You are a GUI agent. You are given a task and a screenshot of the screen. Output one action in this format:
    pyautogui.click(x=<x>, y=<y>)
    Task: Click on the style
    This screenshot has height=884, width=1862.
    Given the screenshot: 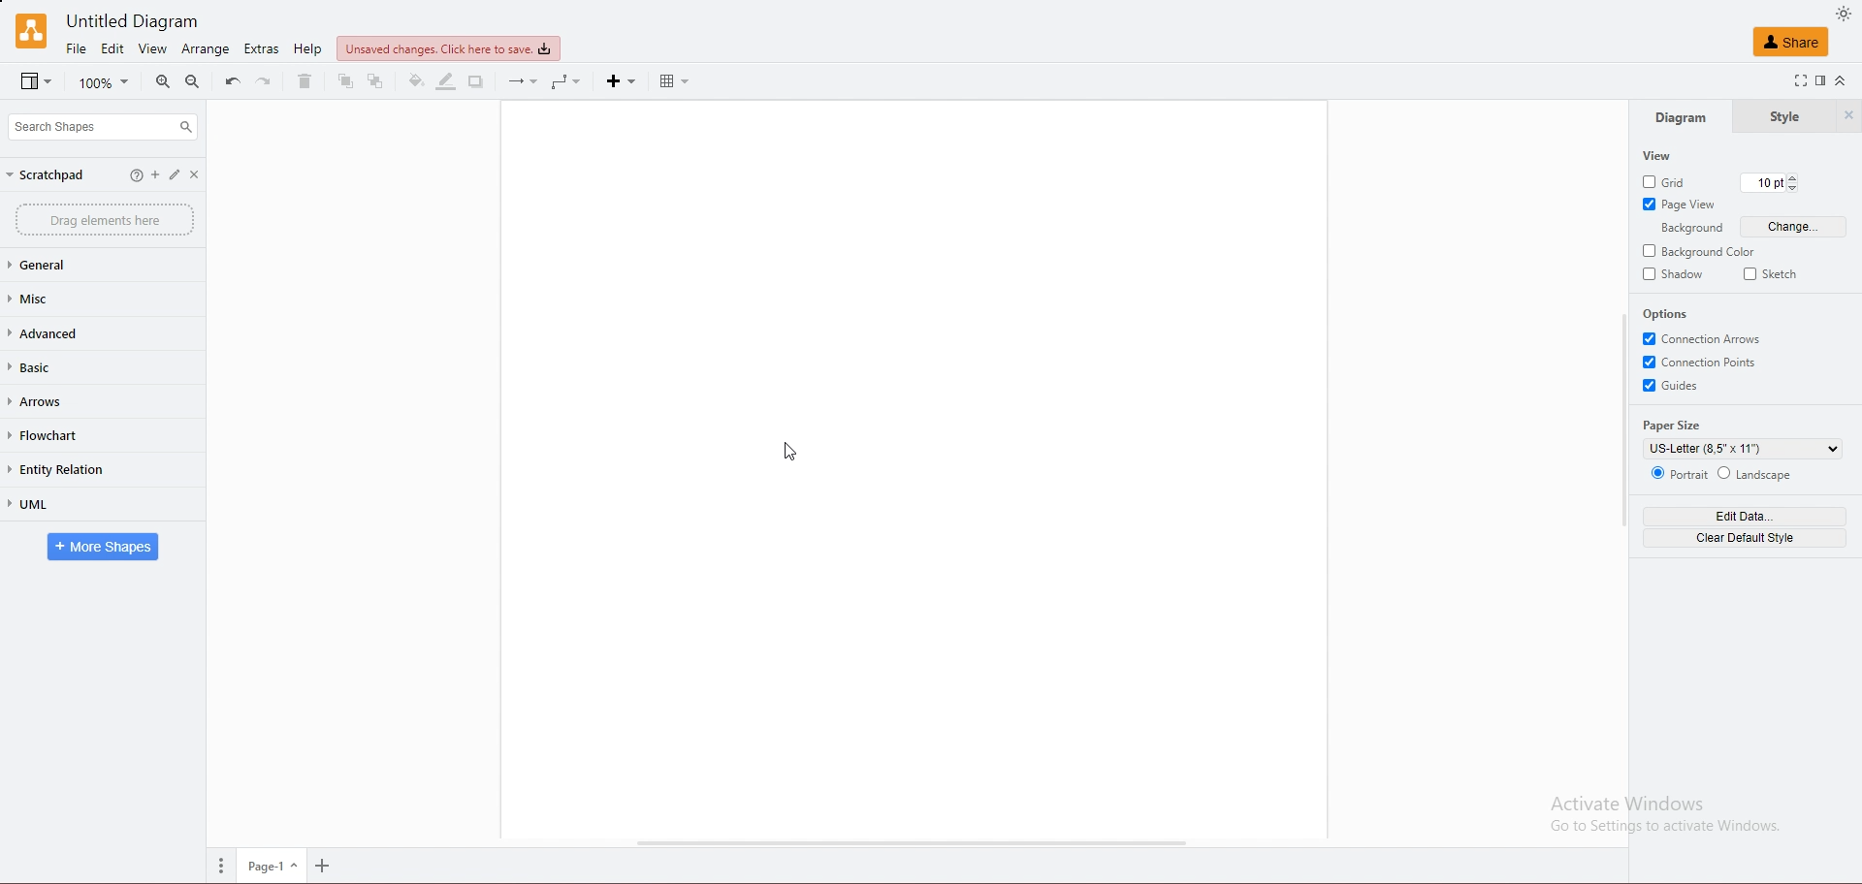 What is the action you would take?
    pyautogui.click(x=1783, y=117)
    